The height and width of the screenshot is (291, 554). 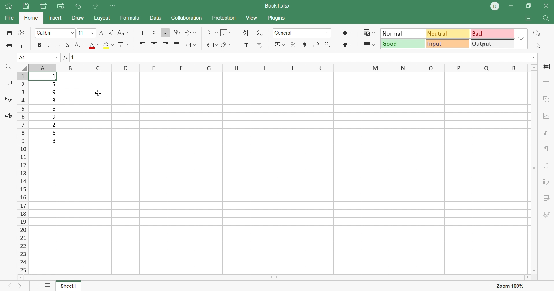 What do you see at coordinates (7, 46) in the screenshot?
I see `Paste` at bounding box center [7, 46].